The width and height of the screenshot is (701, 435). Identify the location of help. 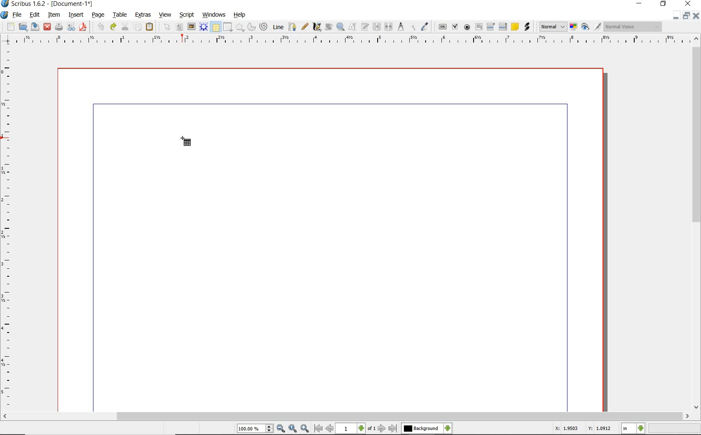
(240, 15).